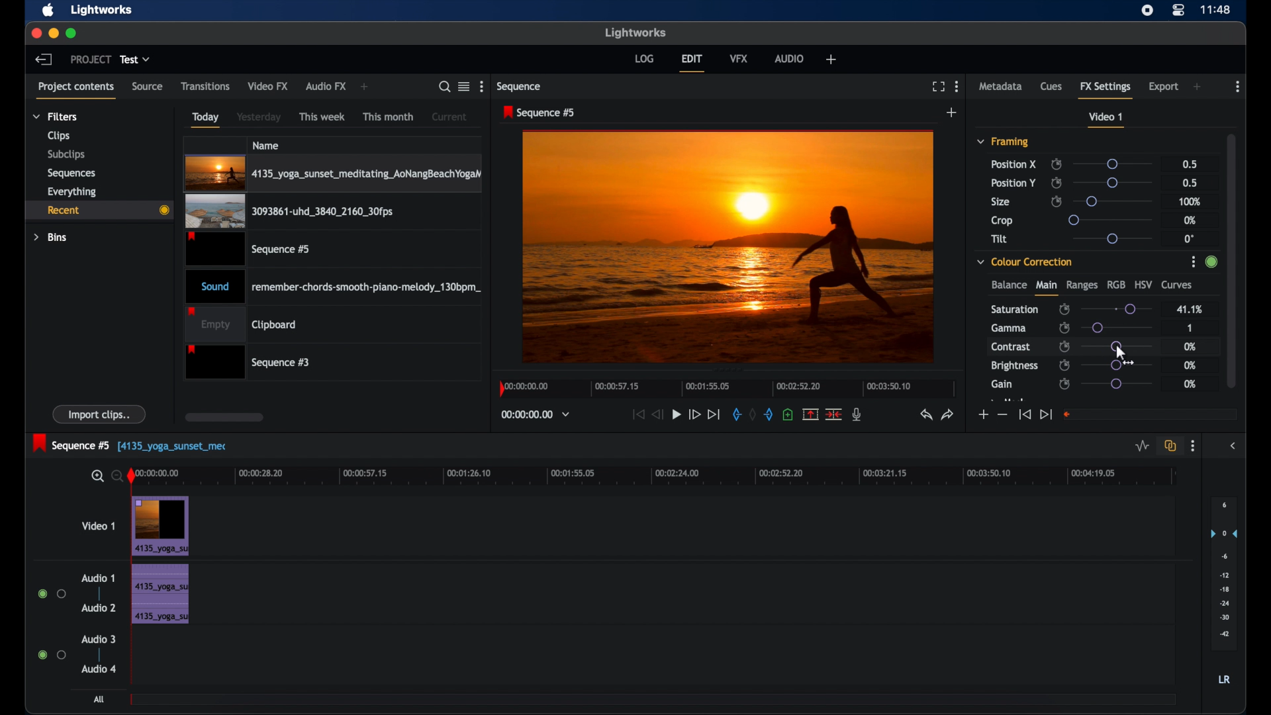 The height and width of the screenshot is (715, 1271). I want to click on sequence 3, so click(248, 361).